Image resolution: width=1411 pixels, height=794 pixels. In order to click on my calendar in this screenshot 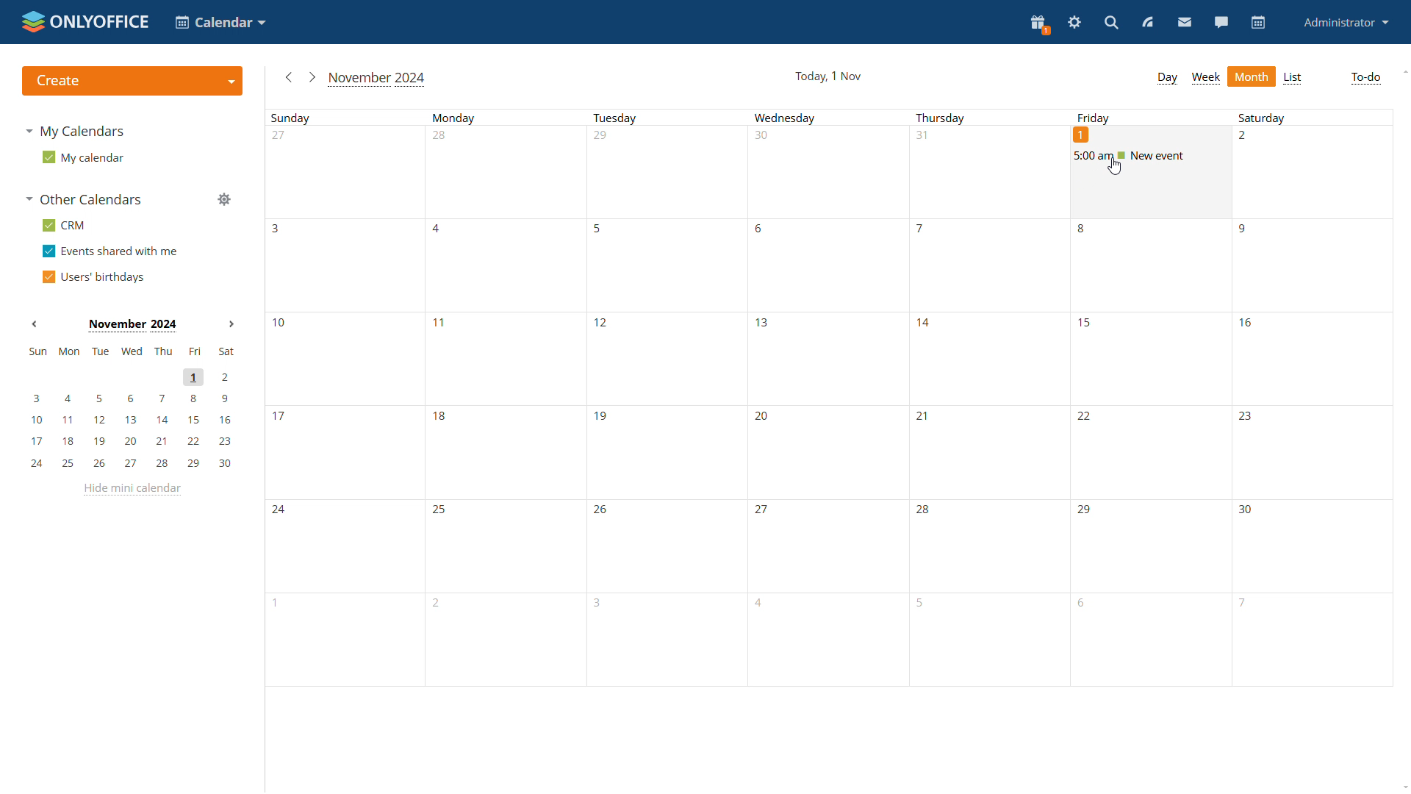, I will do `click(85, 160)`.